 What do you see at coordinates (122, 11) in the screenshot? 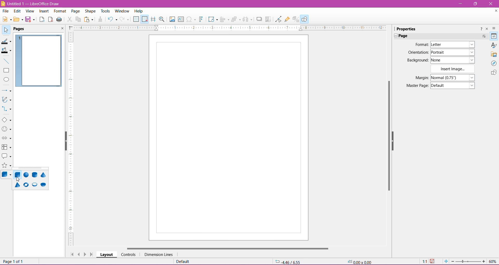
I see `Window` at bounding box center [122, 11].